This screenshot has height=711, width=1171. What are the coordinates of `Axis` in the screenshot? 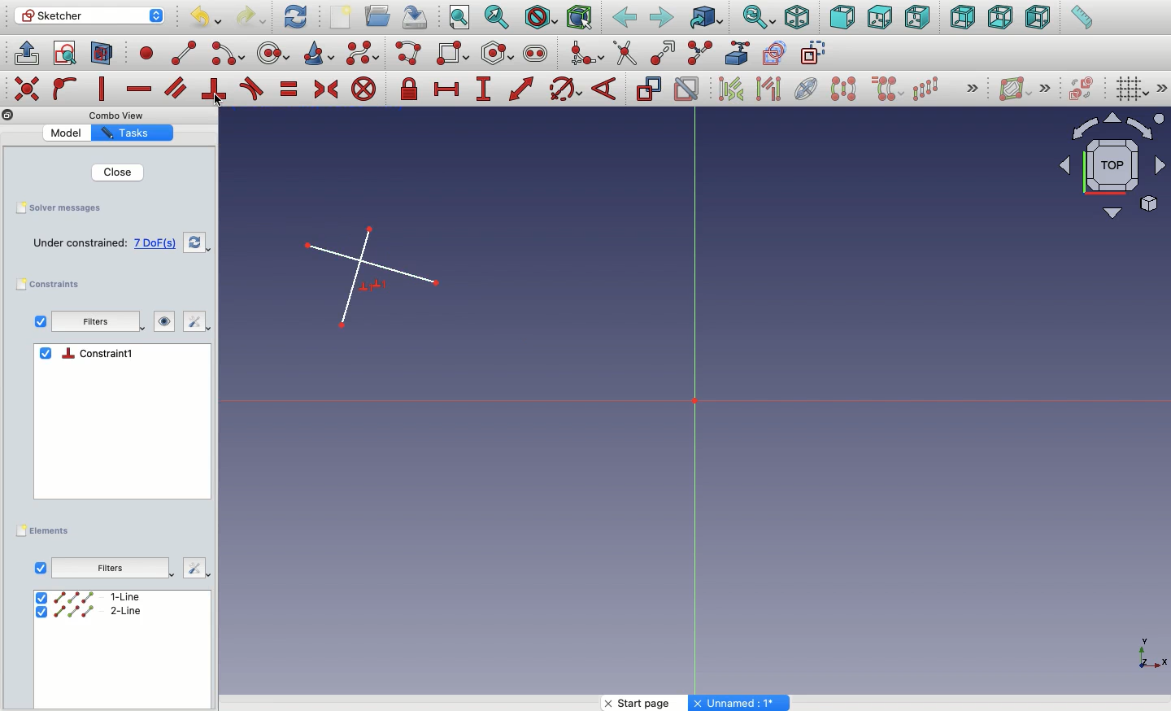 It's located at (695, 406).